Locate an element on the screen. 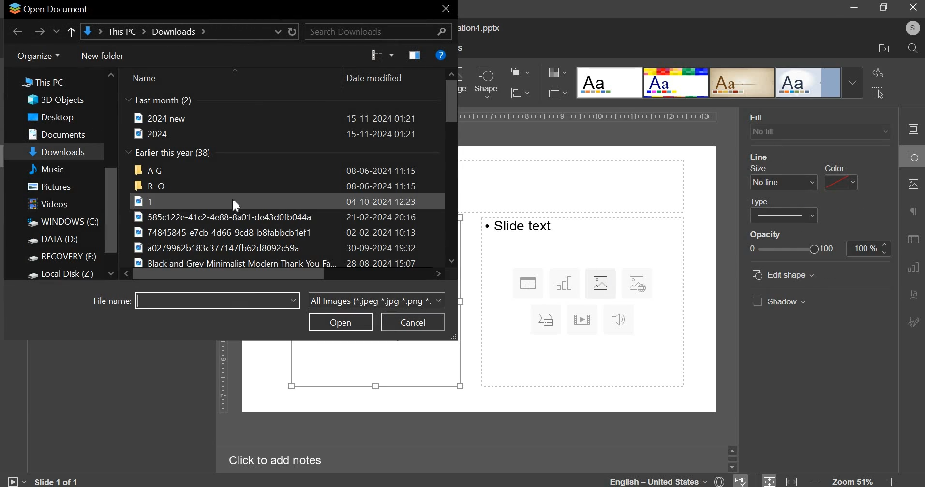 The image size is (925, 487). slider is located at coordinates (732, 458).